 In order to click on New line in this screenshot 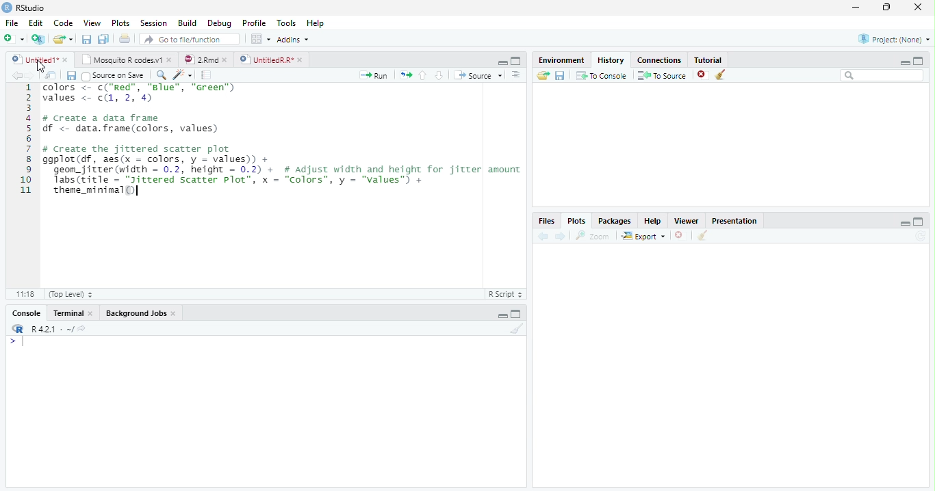, I will do `click(16, 341)`.